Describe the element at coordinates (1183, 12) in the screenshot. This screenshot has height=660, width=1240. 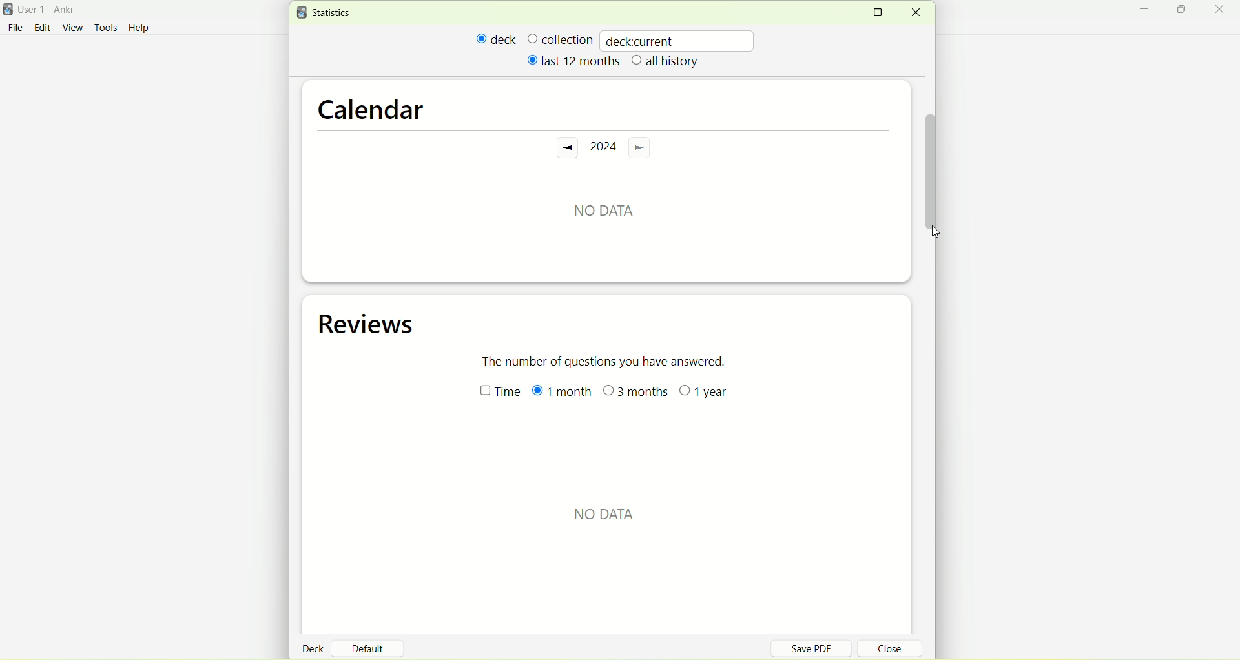
I see `maximize` at that location.